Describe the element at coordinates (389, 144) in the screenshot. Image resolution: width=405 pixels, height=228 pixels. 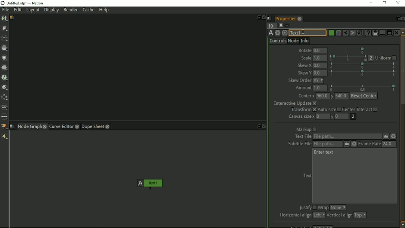
I see `24` at that location.